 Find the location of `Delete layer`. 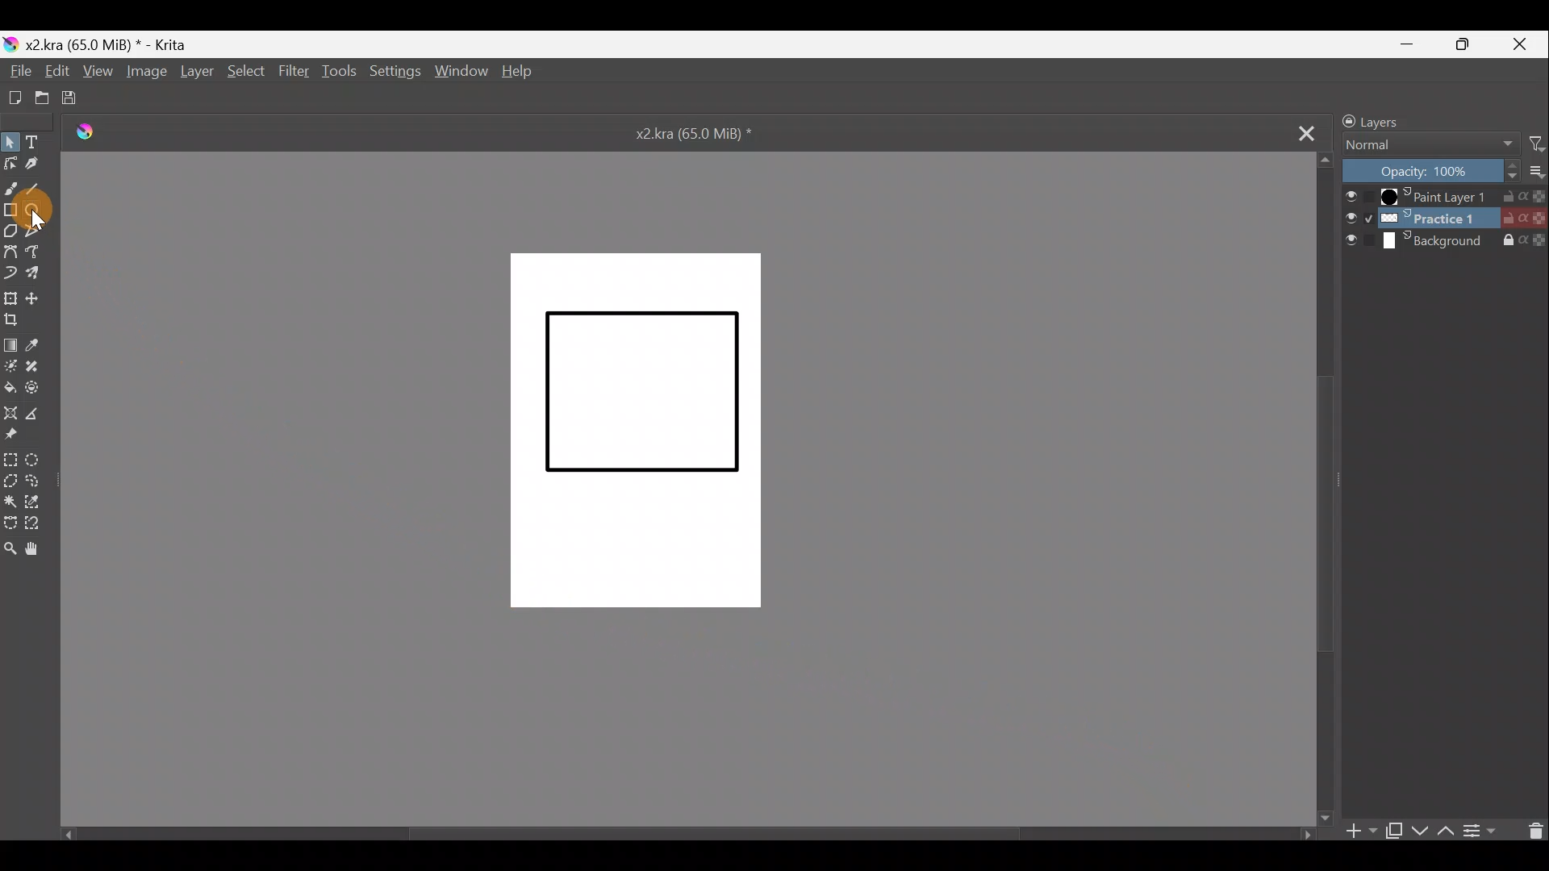

Delete layer is located at coordinates (1531, 831).